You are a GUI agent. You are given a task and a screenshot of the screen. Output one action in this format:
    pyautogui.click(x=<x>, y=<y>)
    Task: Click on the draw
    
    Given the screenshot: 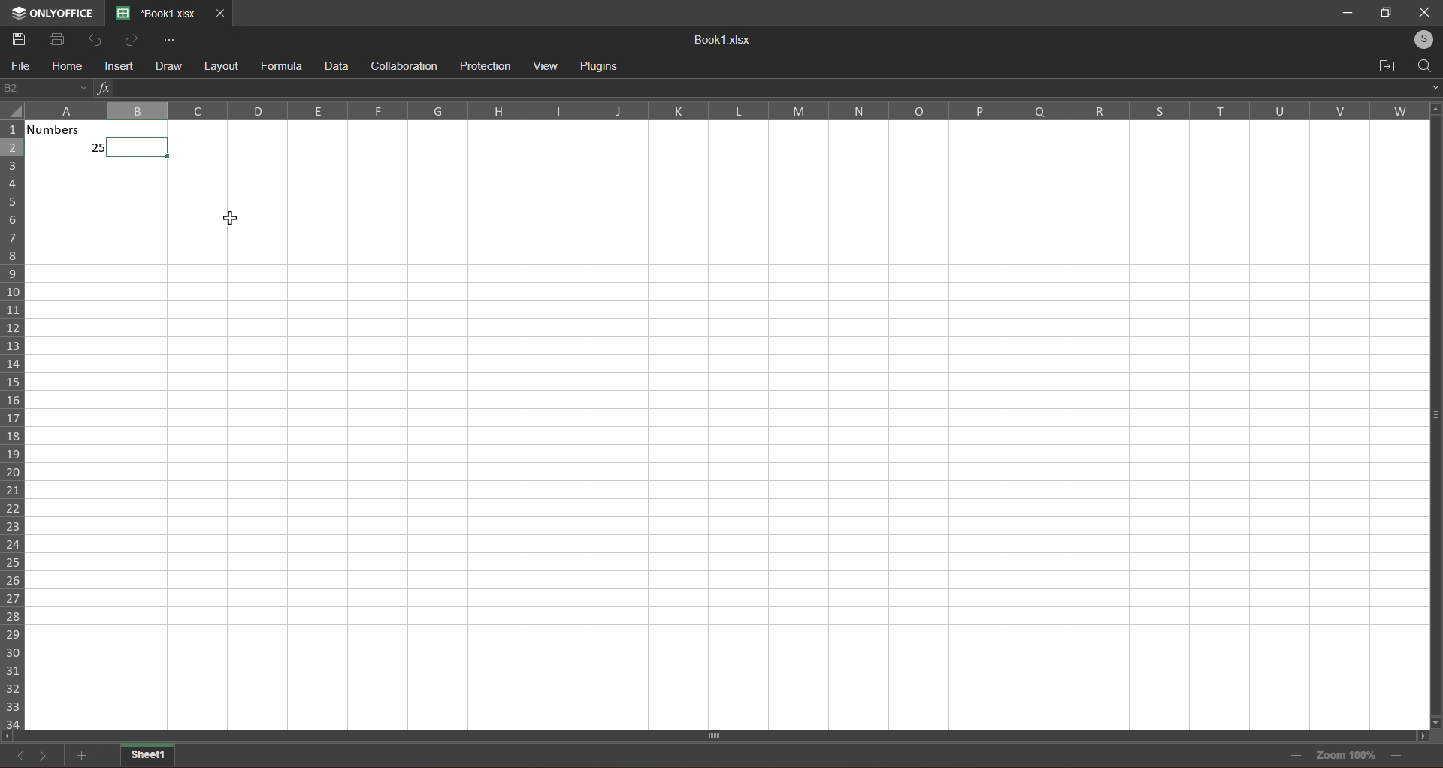 What is the action you would take?
    pyautogui.click(x=165, y=65)
    